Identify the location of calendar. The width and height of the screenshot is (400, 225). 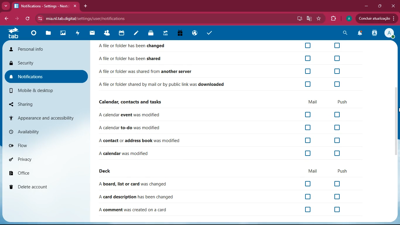
(123, 33).